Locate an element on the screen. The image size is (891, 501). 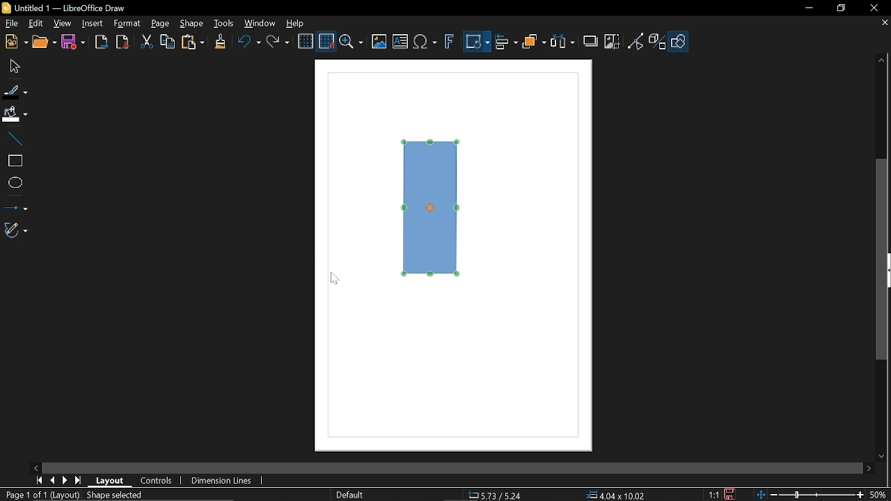
Export as pdf is located at coordinates (122, 42).